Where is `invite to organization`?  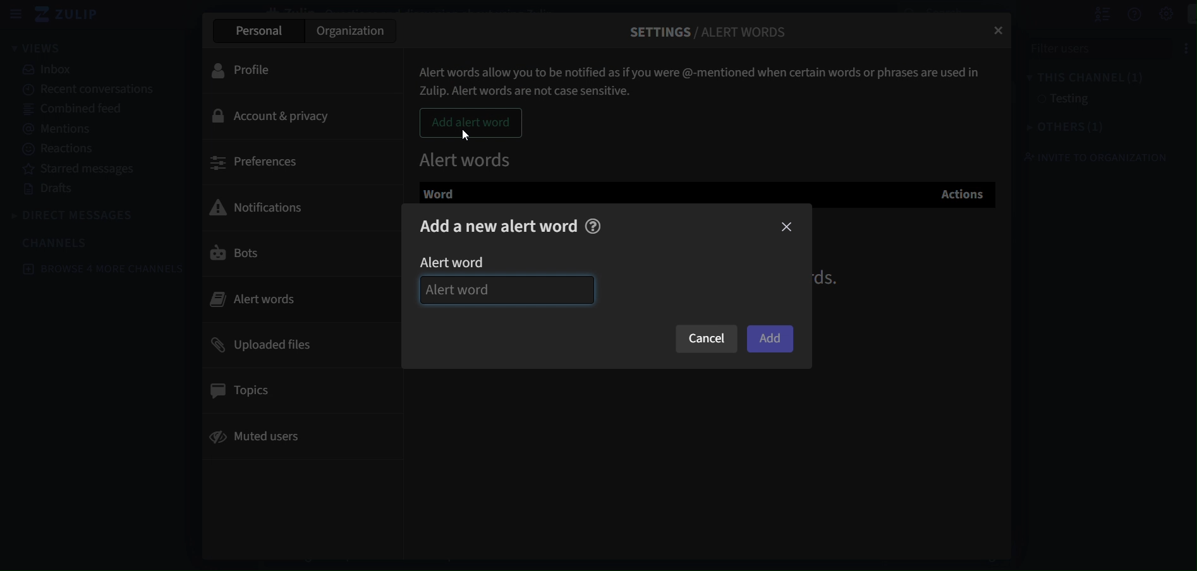
invite to organization is located at coordinates (1092, 158).